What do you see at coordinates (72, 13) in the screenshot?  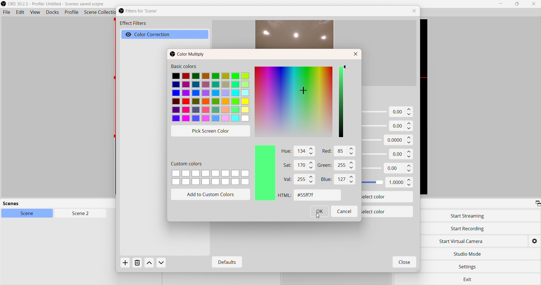 I see `Profile` at bounding box center [72, 13].